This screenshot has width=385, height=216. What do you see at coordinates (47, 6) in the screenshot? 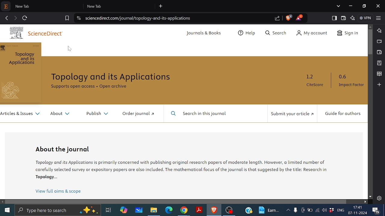
I see `First new tab` at bounding box center [47, 6].